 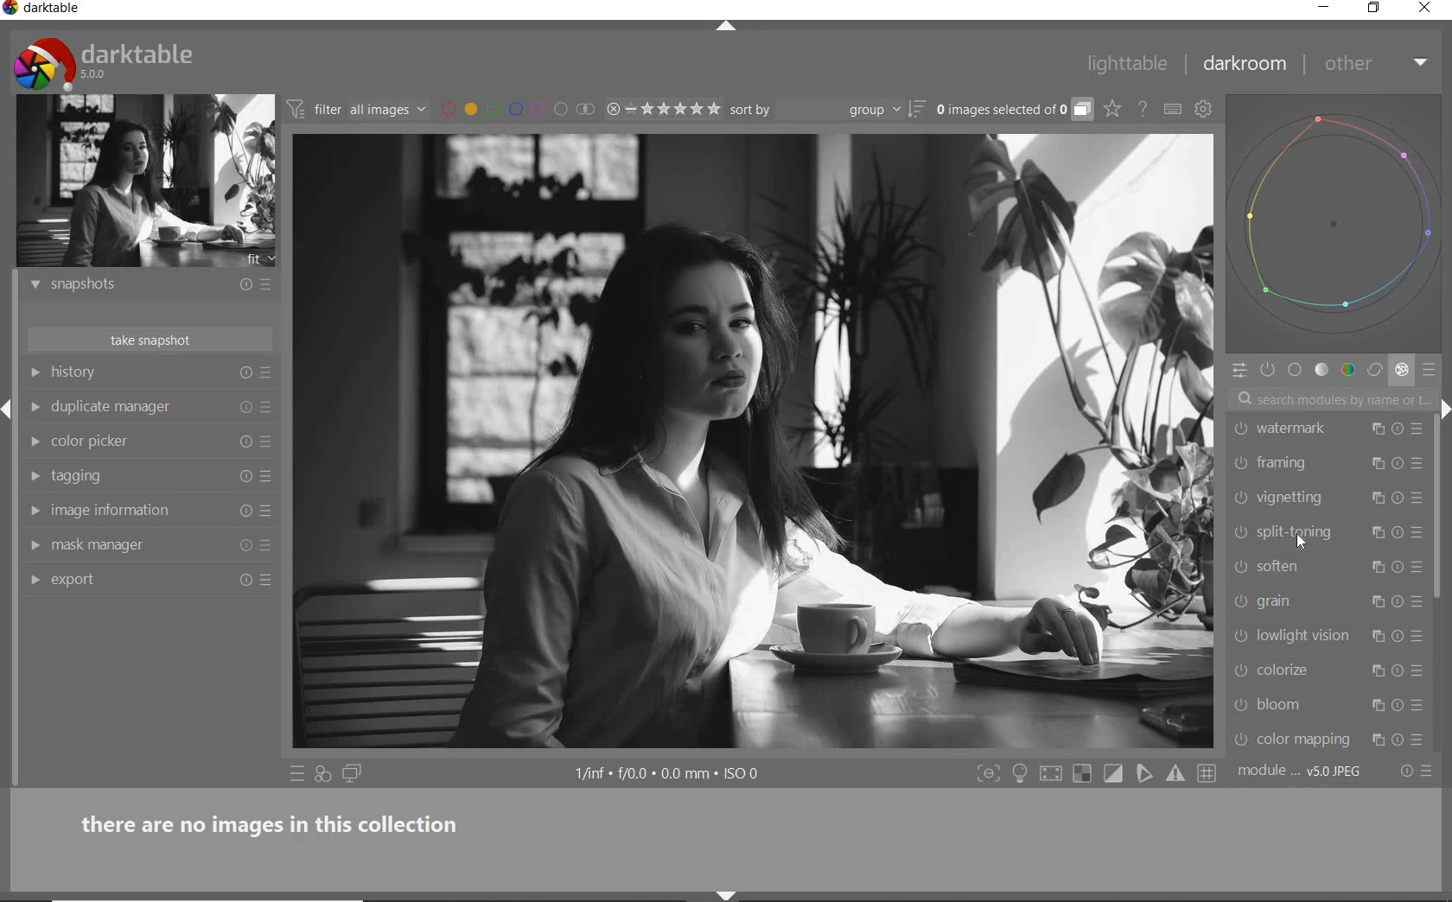 What do you see at coordinates (1398, 601) in the screenshot?
I see `reset` at bounding box center [1398, 601].